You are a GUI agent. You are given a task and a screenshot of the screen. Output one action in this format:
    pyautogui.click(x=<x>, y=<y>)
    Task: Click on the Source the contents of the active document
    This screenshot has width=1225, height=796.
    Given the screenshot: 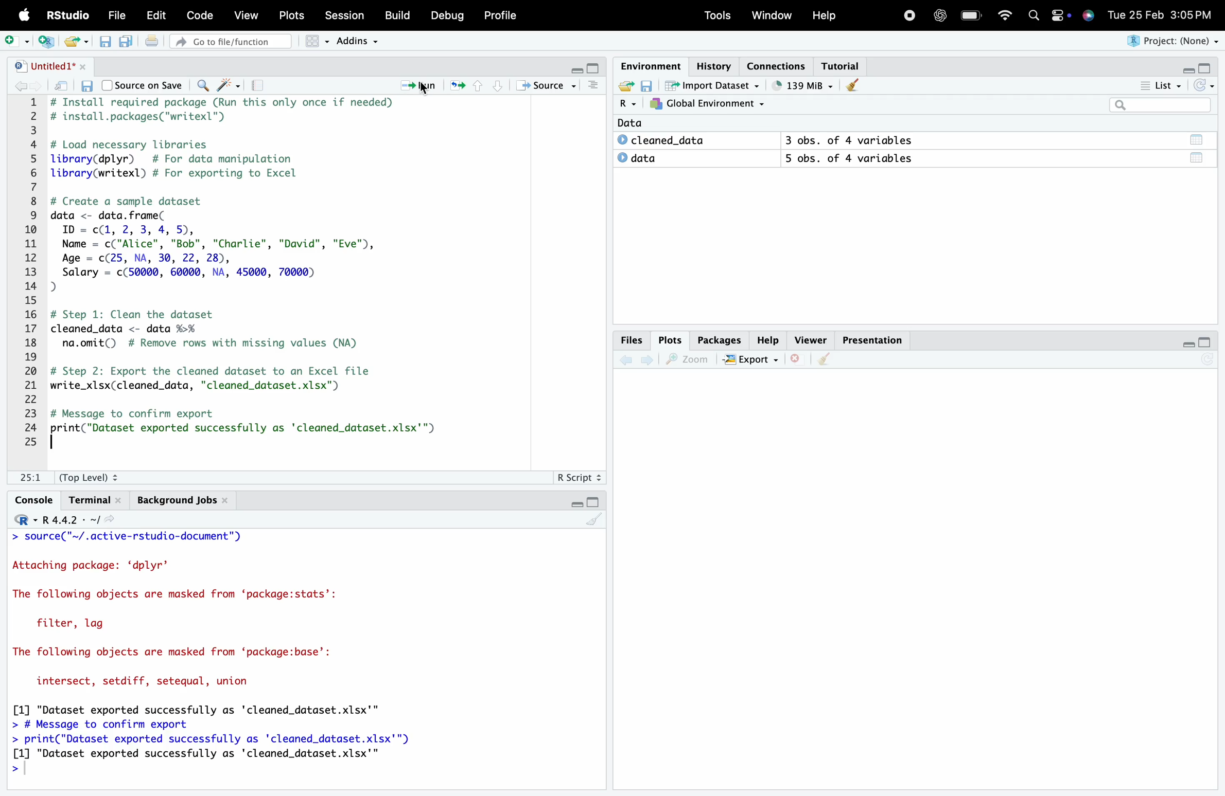 What is the action you would take?
    pyautogui.click(x=544, y=86)
    